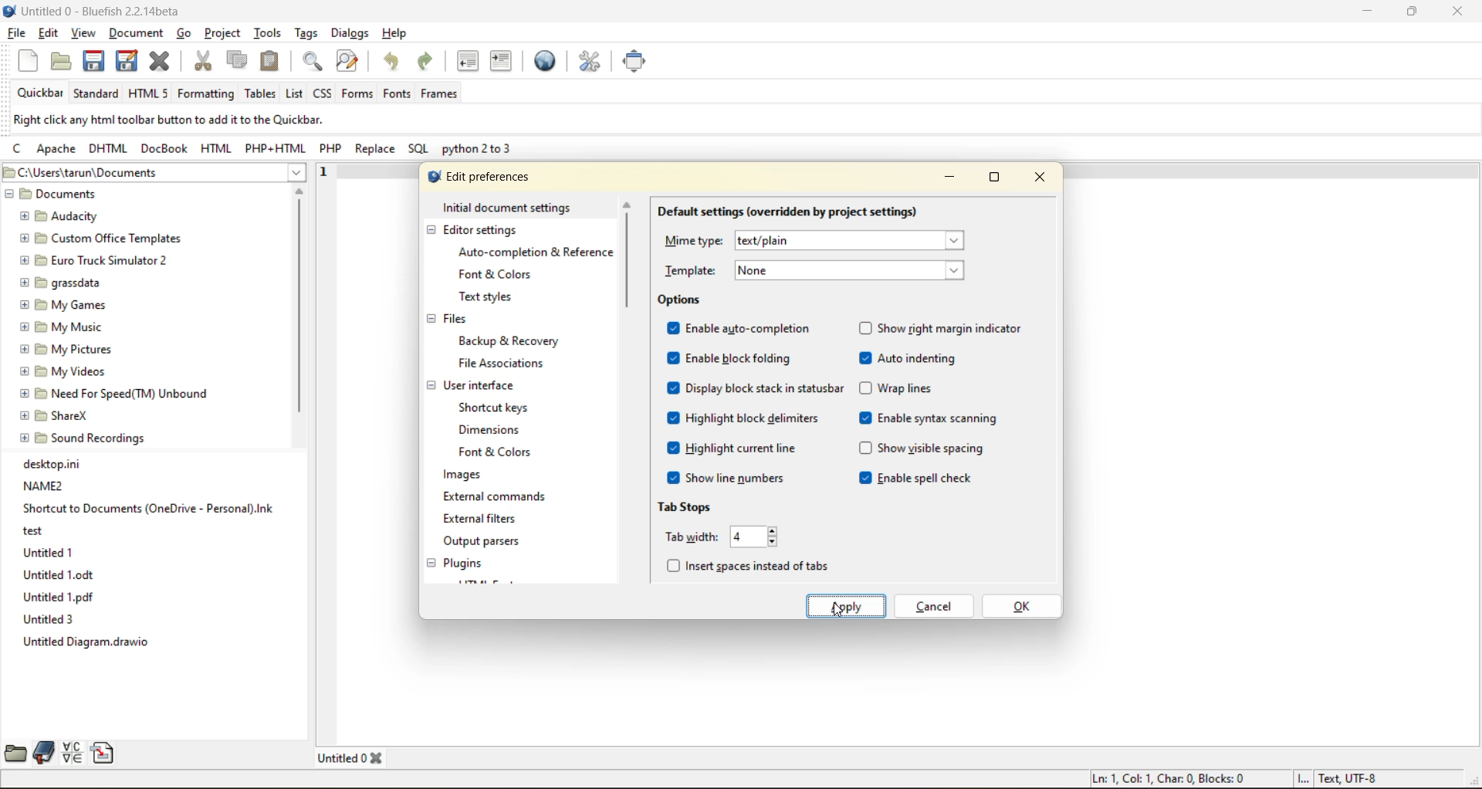 This screenshot has height=789, width=1482. I want to click on options, so click(679, 300).